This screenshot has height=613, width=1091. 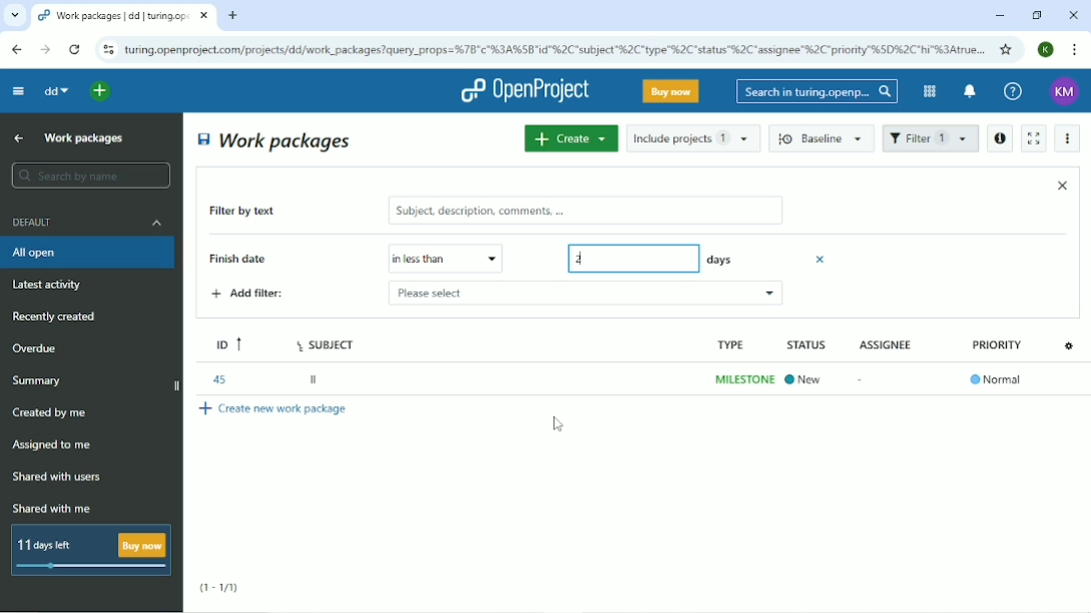 What do you see at coordinates (175, 387) in the screenshot?
I see `close side bar` at bounding box center [175, 387].